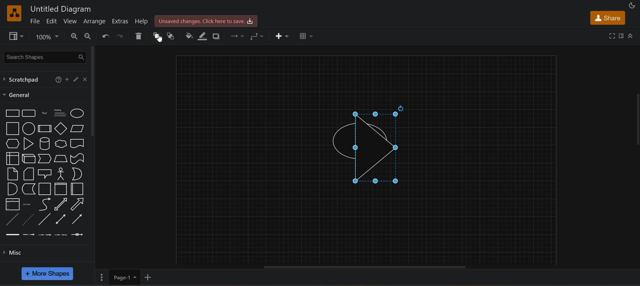 This screenshot has width=640, height=286. What do you see at coordinates (77, 219) in the screenshot?
I see `directional connector` at bounding box center [77, 219].